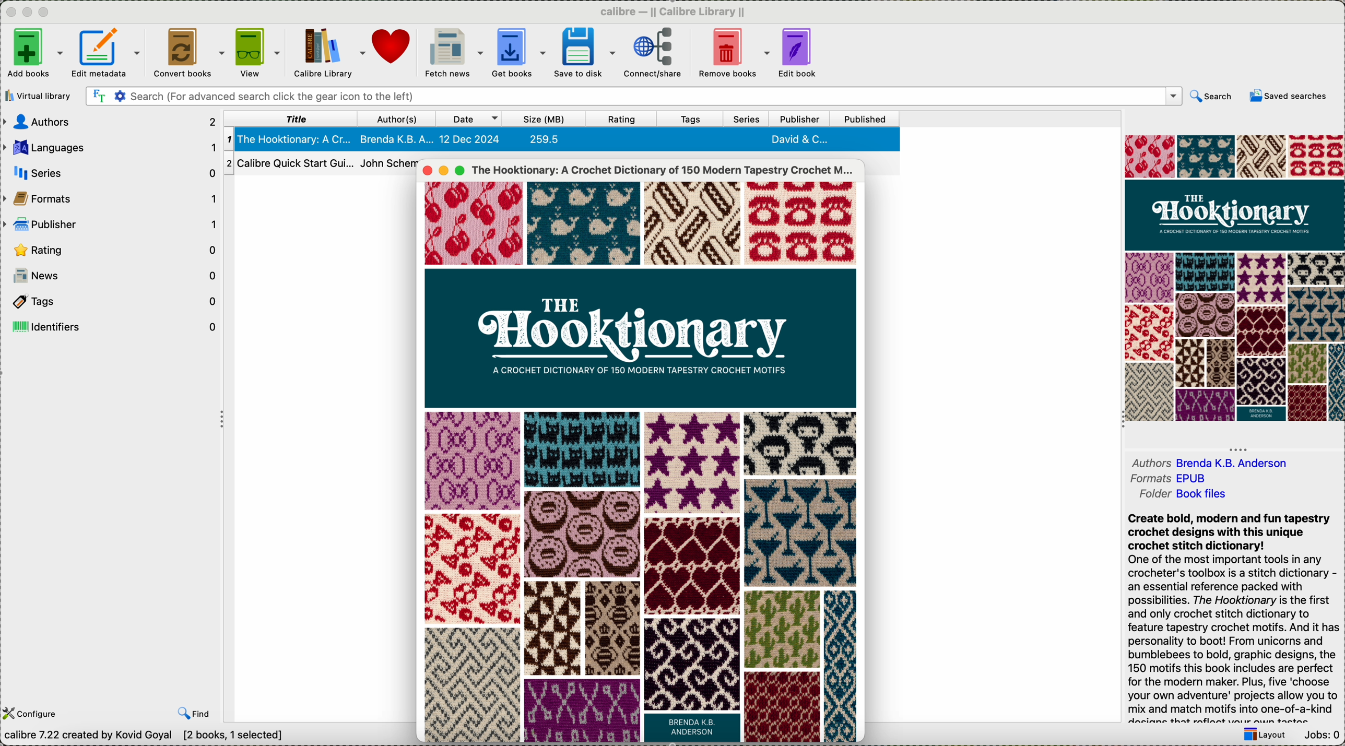  Describe the element at coordinates (730, 51) in the screenshot. I see `remove books` at that location.